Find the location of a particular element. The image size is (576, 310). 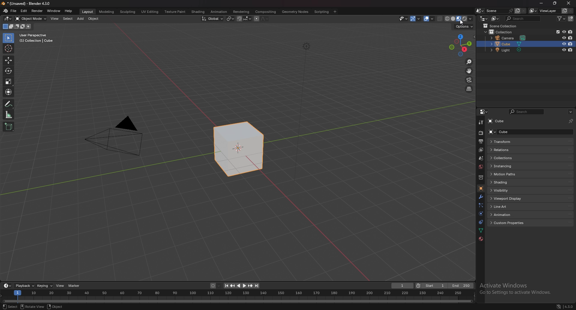

view layer is located at coordinates (480, 150).